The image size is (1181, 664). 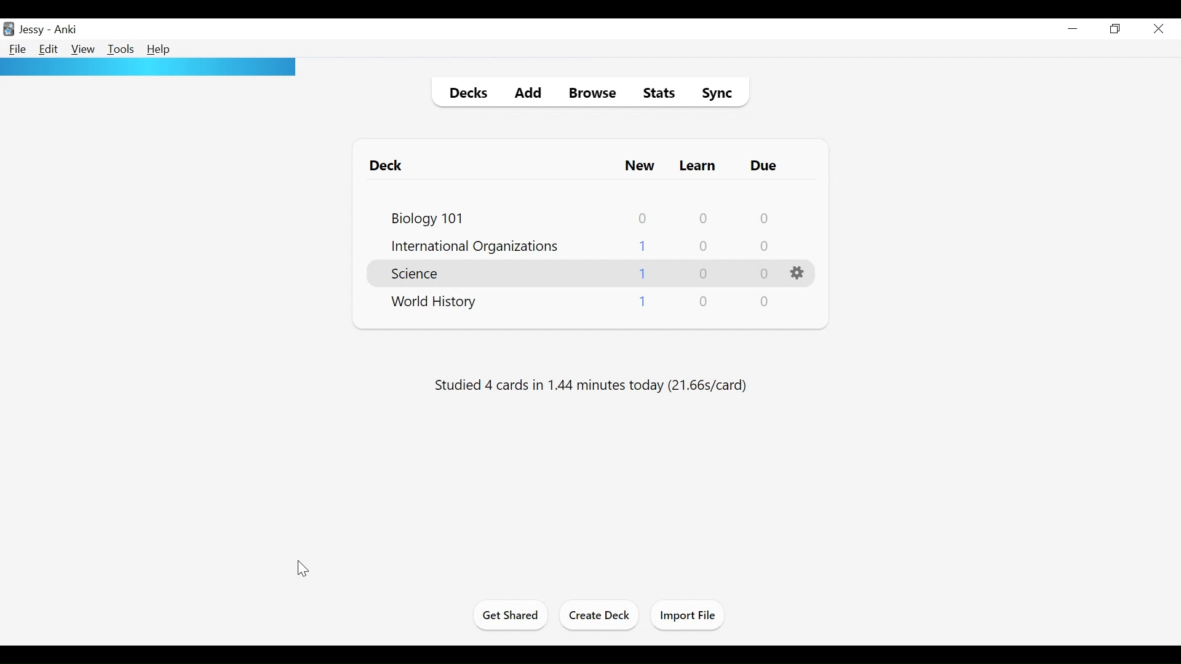 What do you see at coordinates (120, 49) in the screenshot?
I see `Tools` at bounding box center [120, 49].